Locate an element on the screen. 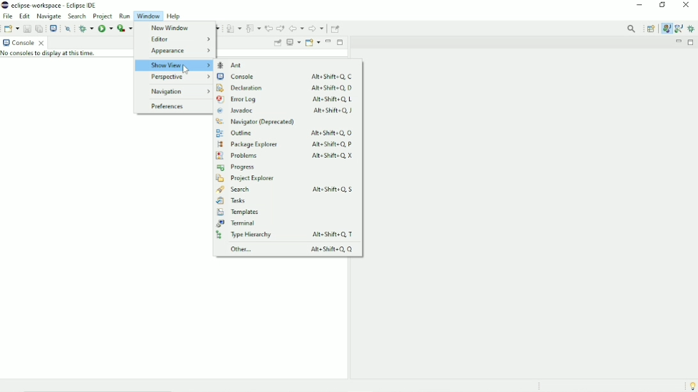 The width and height of the screenshot is (698, 392). No consoles to display at this time. is located at coordinates (53, 55).